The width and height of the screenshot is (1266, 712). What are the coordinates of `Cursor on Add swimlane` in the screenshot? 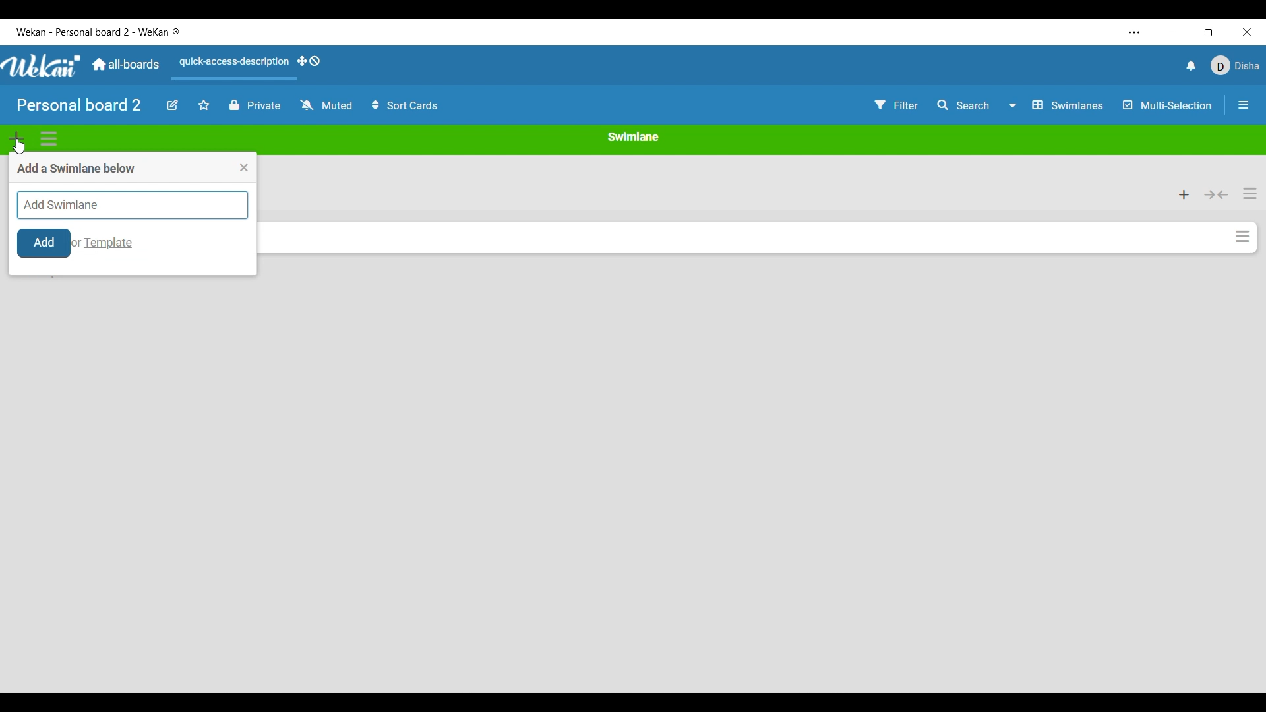 It's located at (19, 141).